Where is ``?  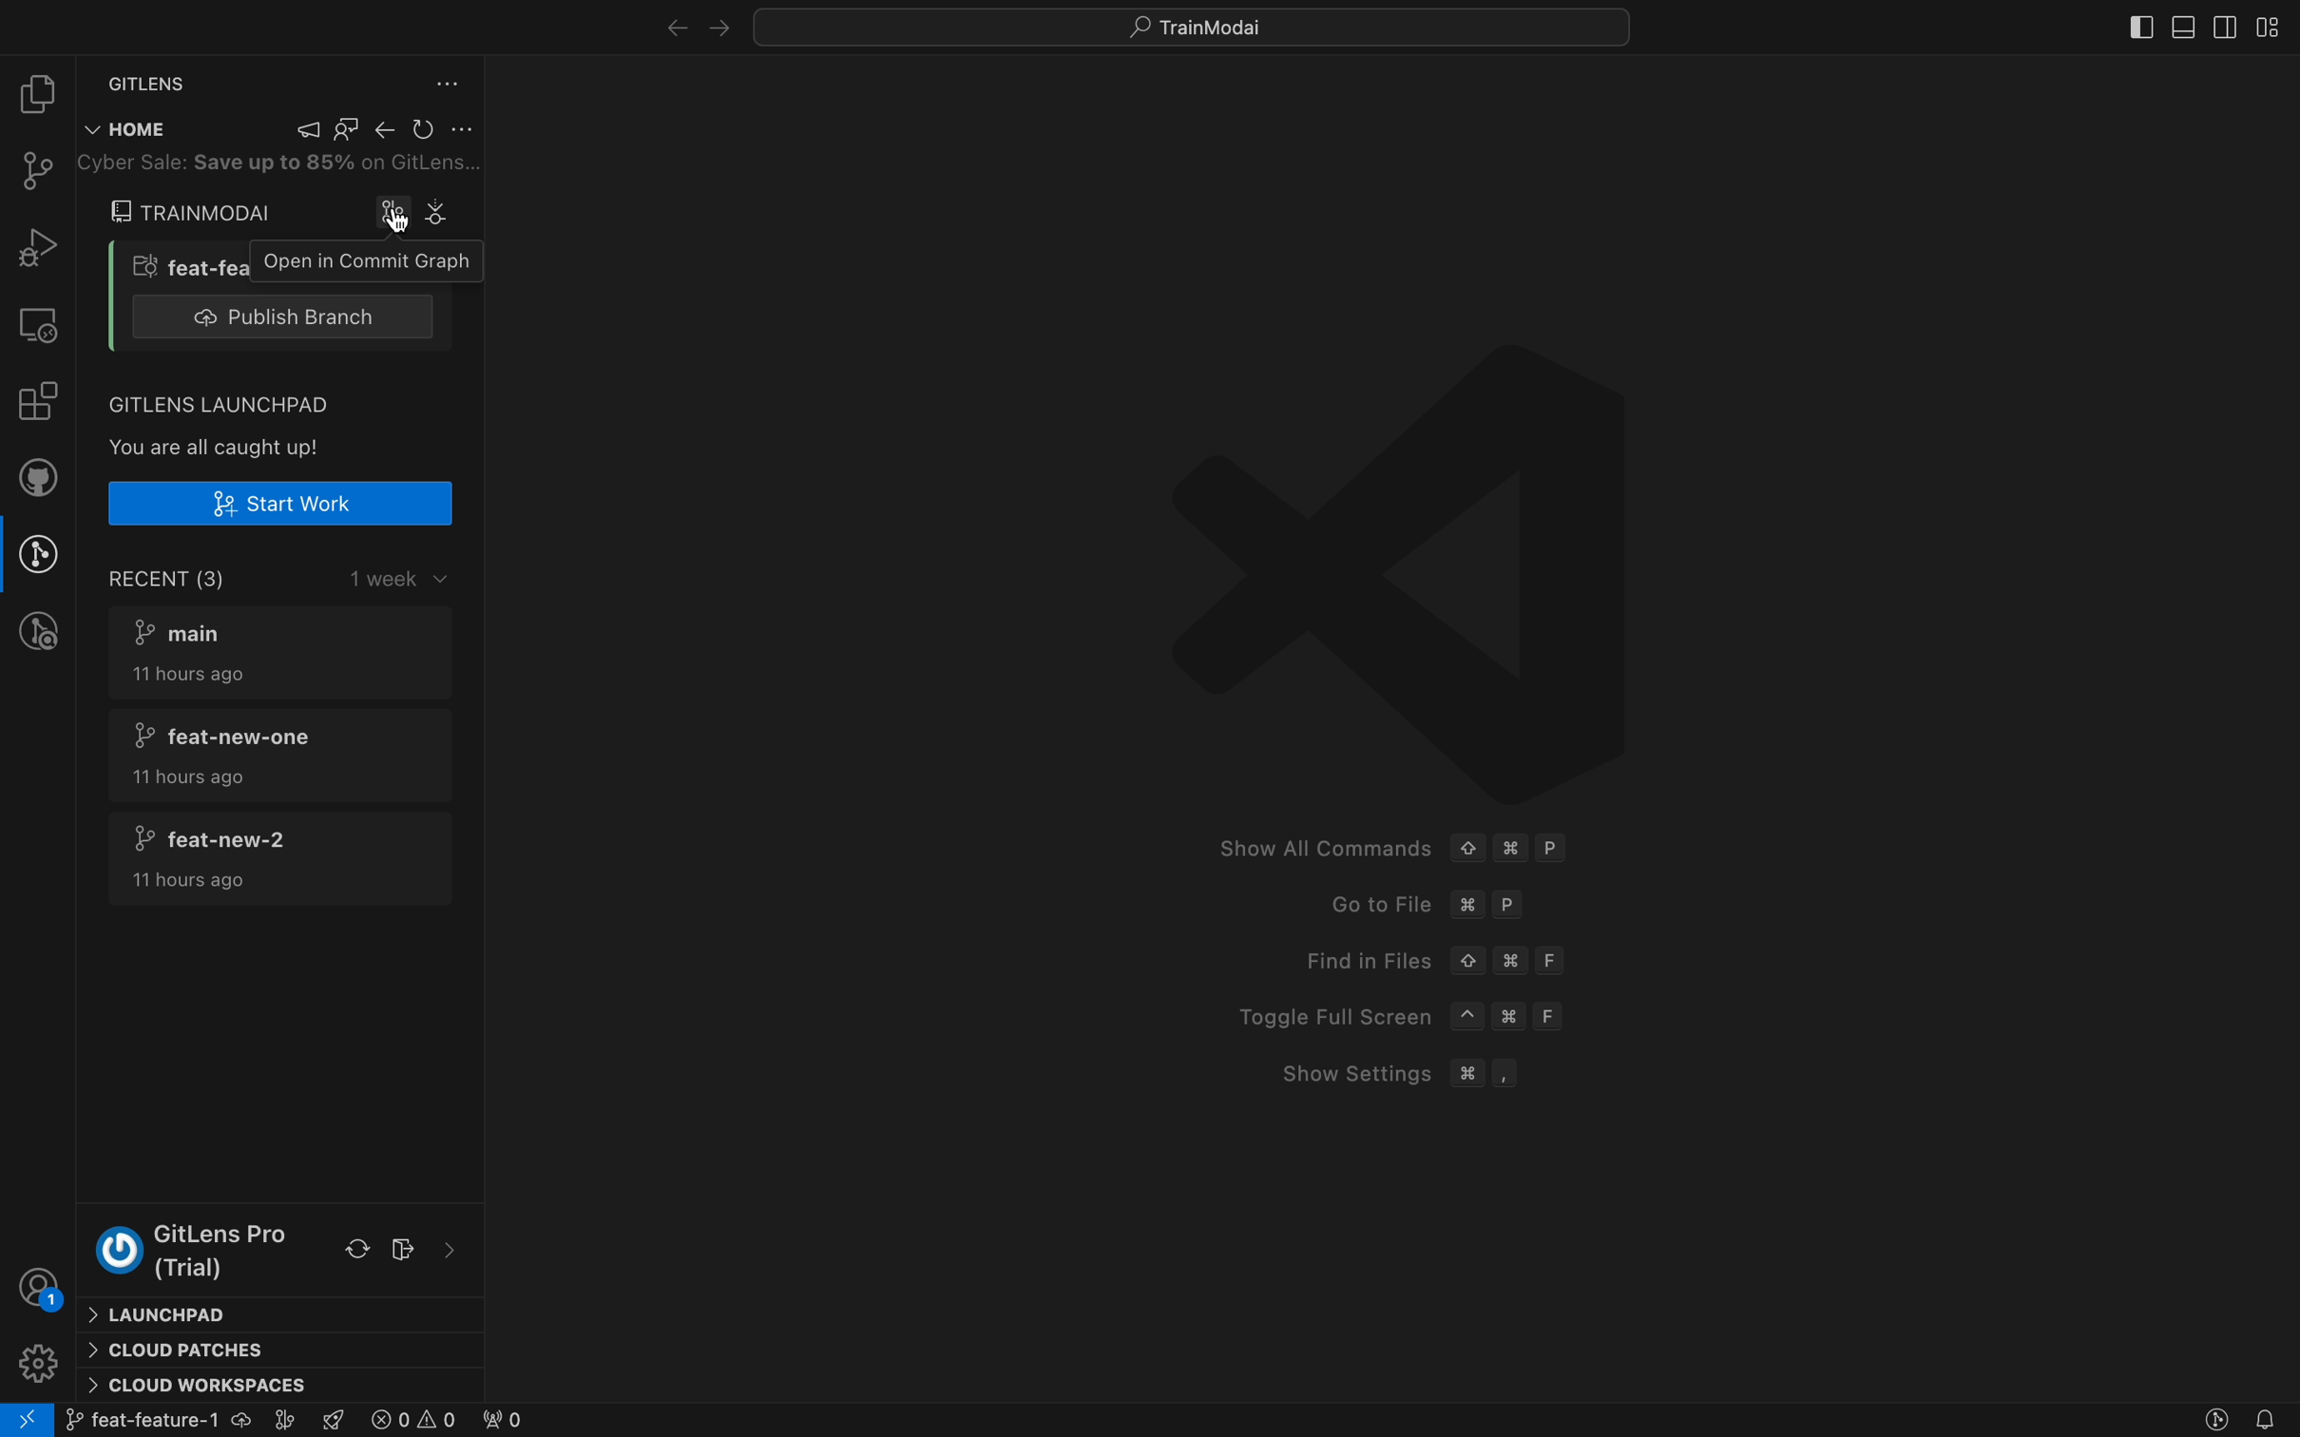
 is located at coordinates (309, 131).